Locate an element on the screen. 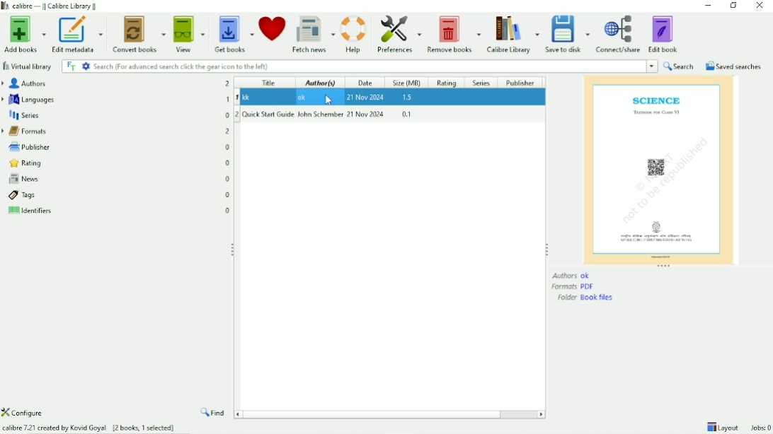  Restore down is located at coordinates (733, 6).